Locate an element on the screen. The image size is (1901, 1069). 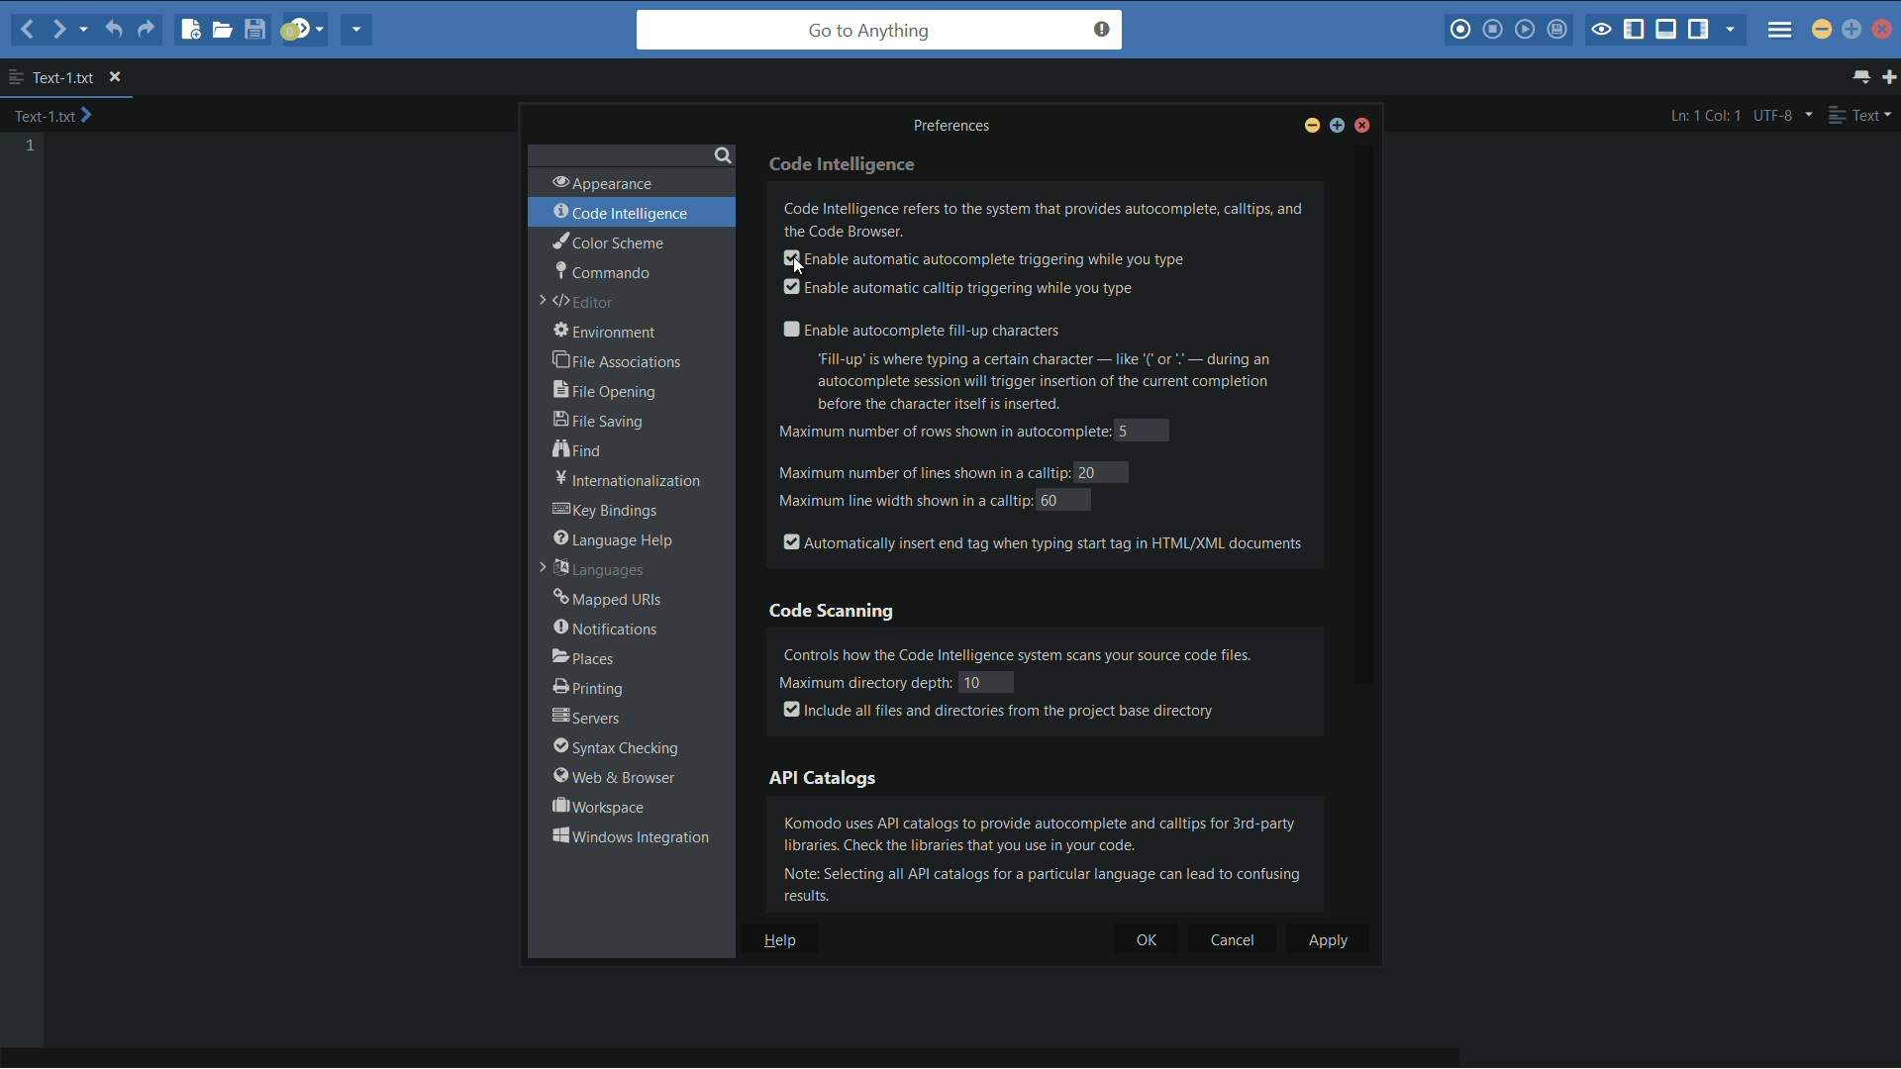
apply is located at coordinates (1329, 939).